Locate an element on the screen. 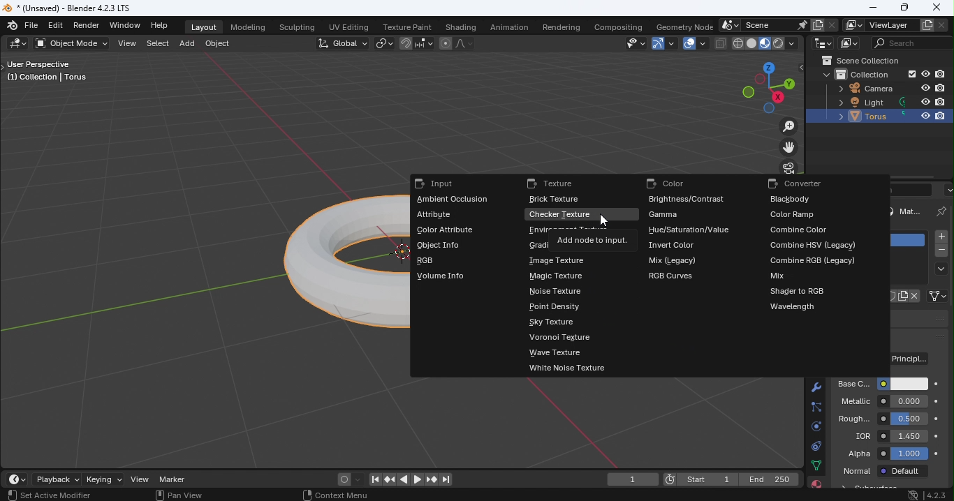 The width and height of the screenshot is (954, 501). User perspective is located at coordinates (45, 73).